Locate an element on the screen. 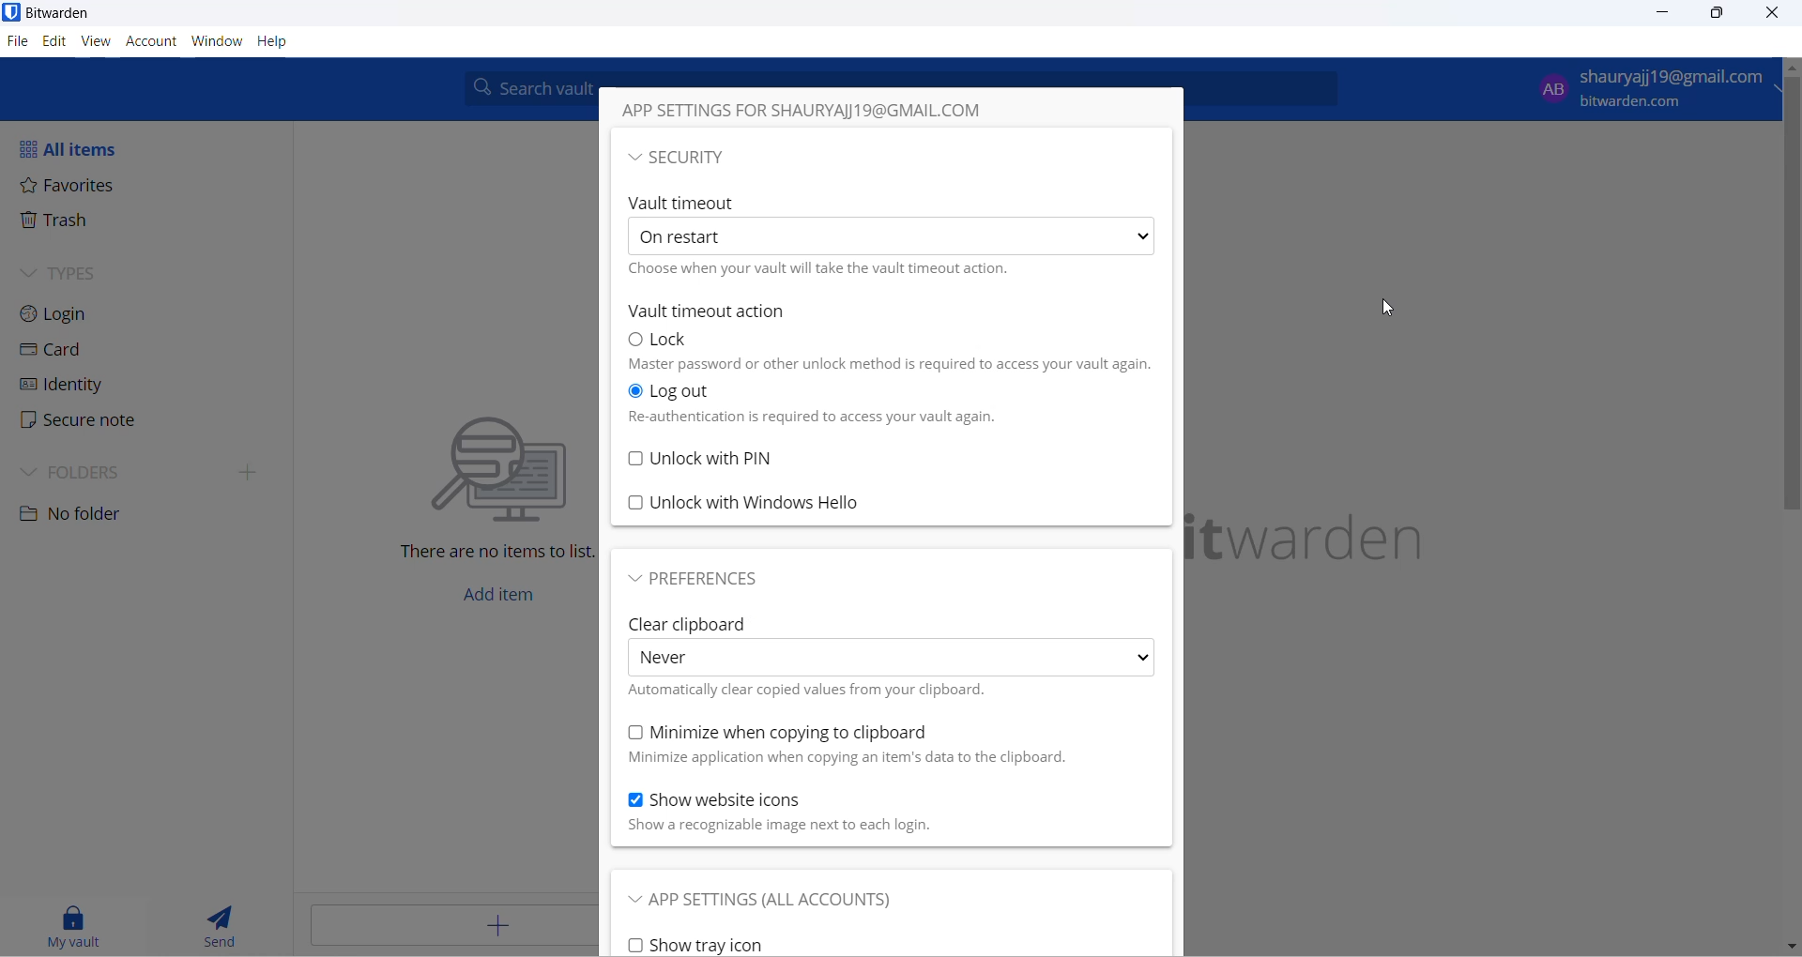 This screenshot has width=1802, height=957. Card is located at coordinates (64, 354).